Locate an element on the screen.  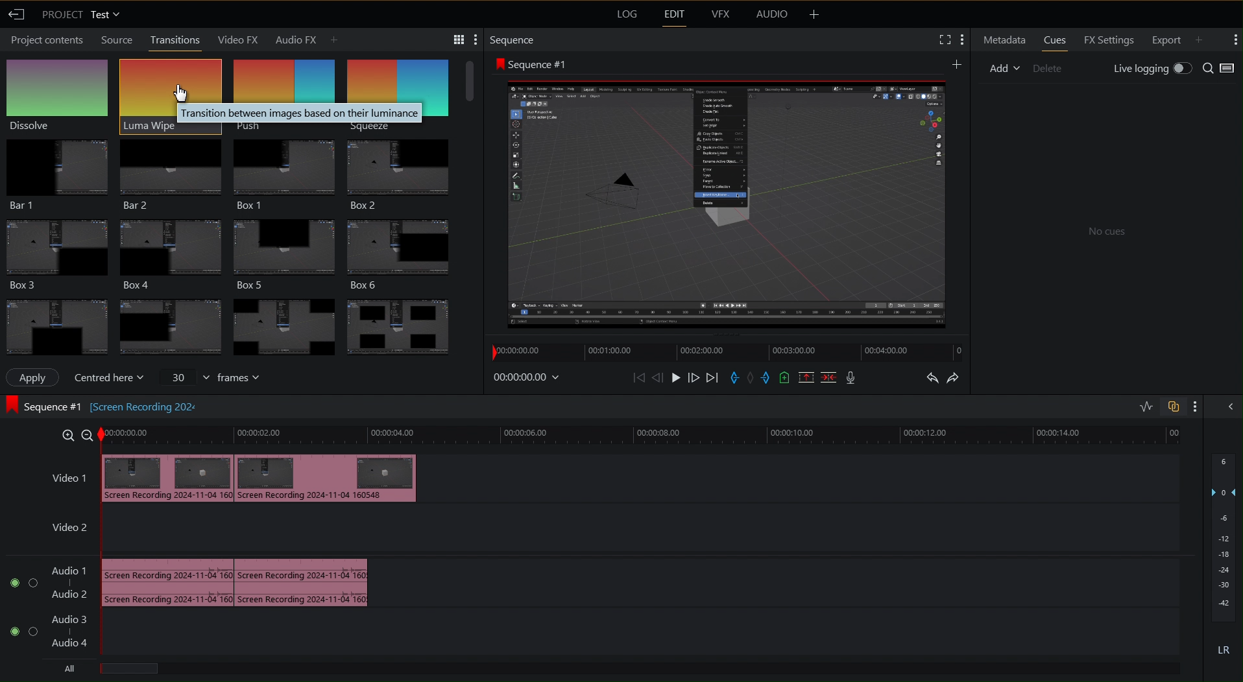
Audio Track 2 is located at coordinates (62, 632).